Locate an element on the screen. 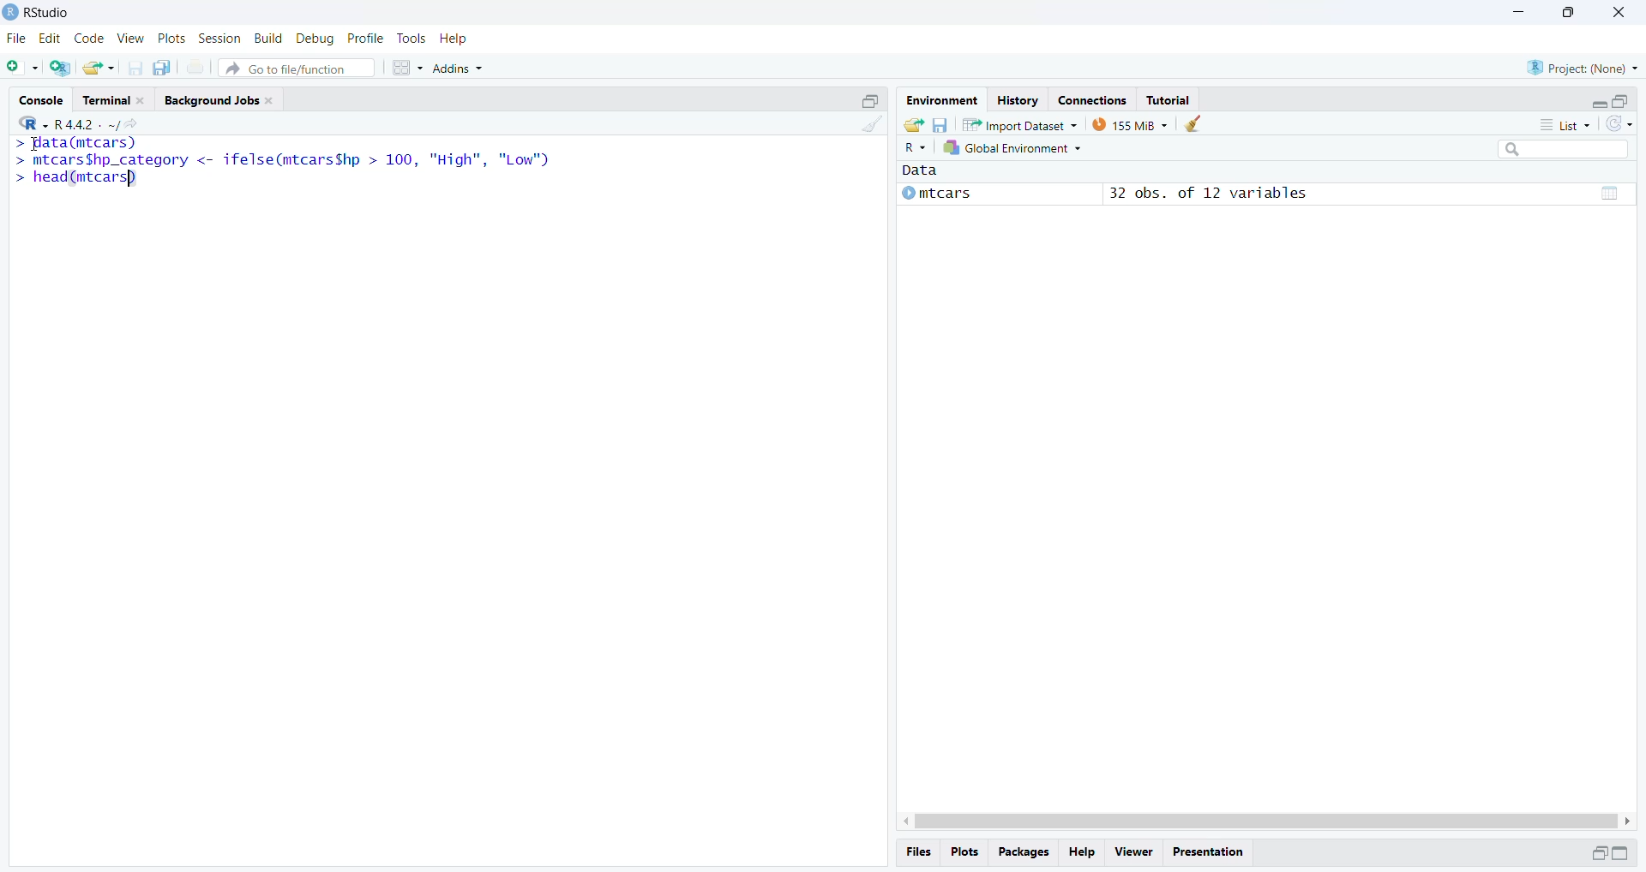 This screenshot has height=872, width=1646. History is located at coordinates (1016, 99).